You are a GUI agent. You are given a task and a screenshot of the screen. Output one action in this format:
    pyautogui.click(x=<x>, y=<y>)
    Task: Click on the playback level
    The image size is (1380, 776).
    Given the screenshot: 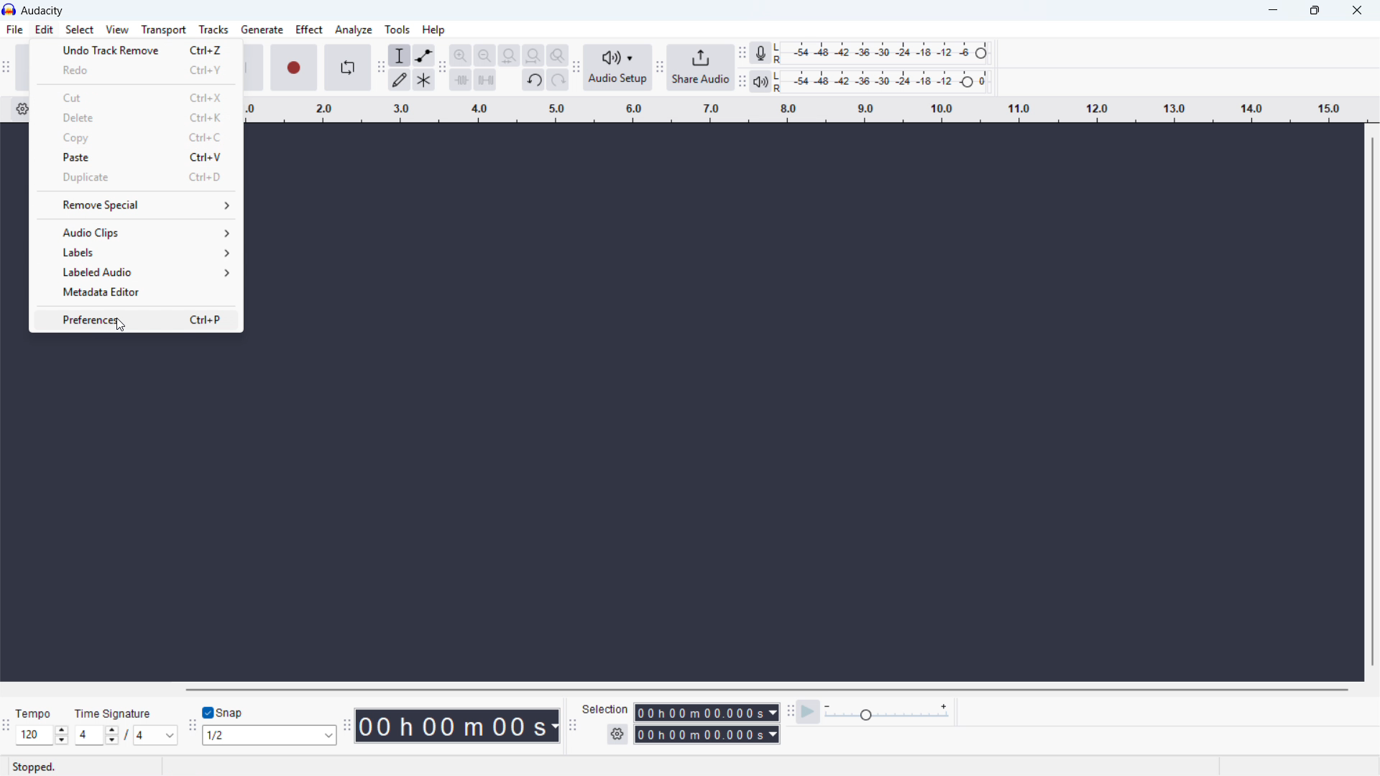 What is the action you would take?
    pyautogui.click(x=886, y=80)
    